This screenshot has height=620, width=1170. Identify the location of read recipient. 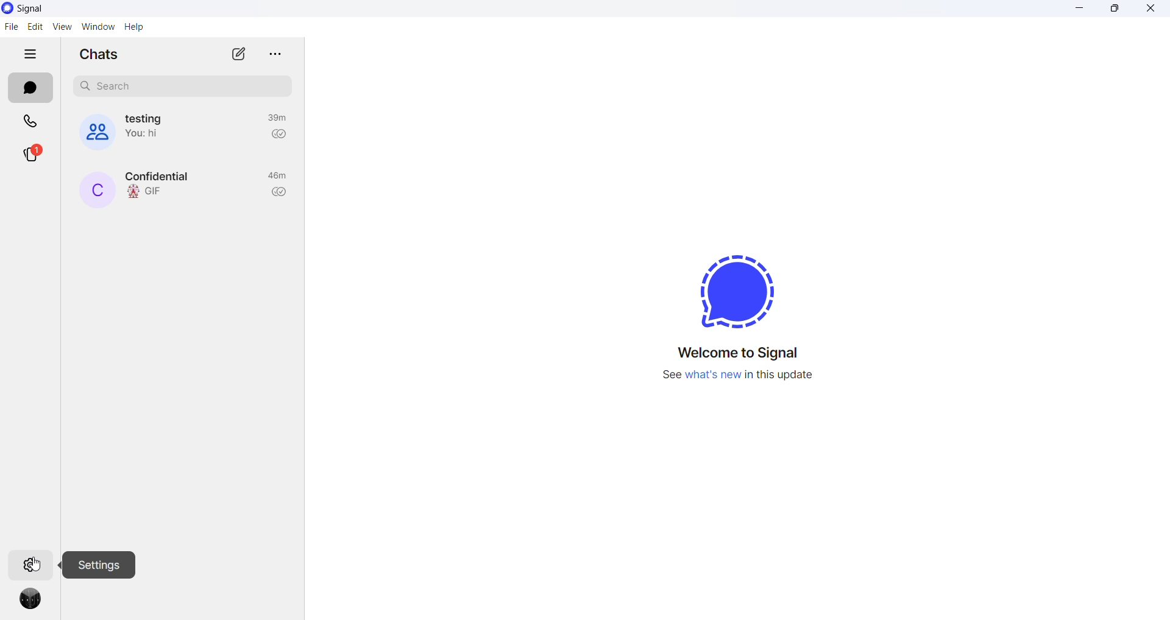
(278, 137).